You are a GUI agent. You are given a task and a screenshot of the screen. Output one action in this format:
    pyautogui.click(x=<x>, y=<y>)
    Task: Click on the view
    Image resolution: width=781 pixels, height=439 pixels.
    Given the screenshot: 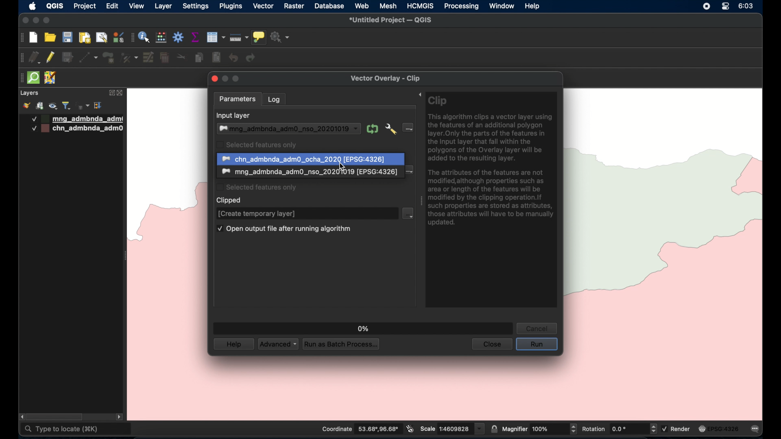 What is the action you would take?
    pyautogui.click(x=137, y=6)
    